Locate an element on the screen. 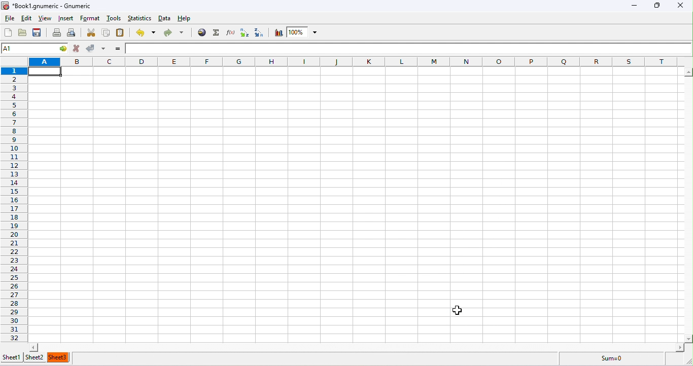 The image size is (693, 366). cells is located at coordinates (347, 202).